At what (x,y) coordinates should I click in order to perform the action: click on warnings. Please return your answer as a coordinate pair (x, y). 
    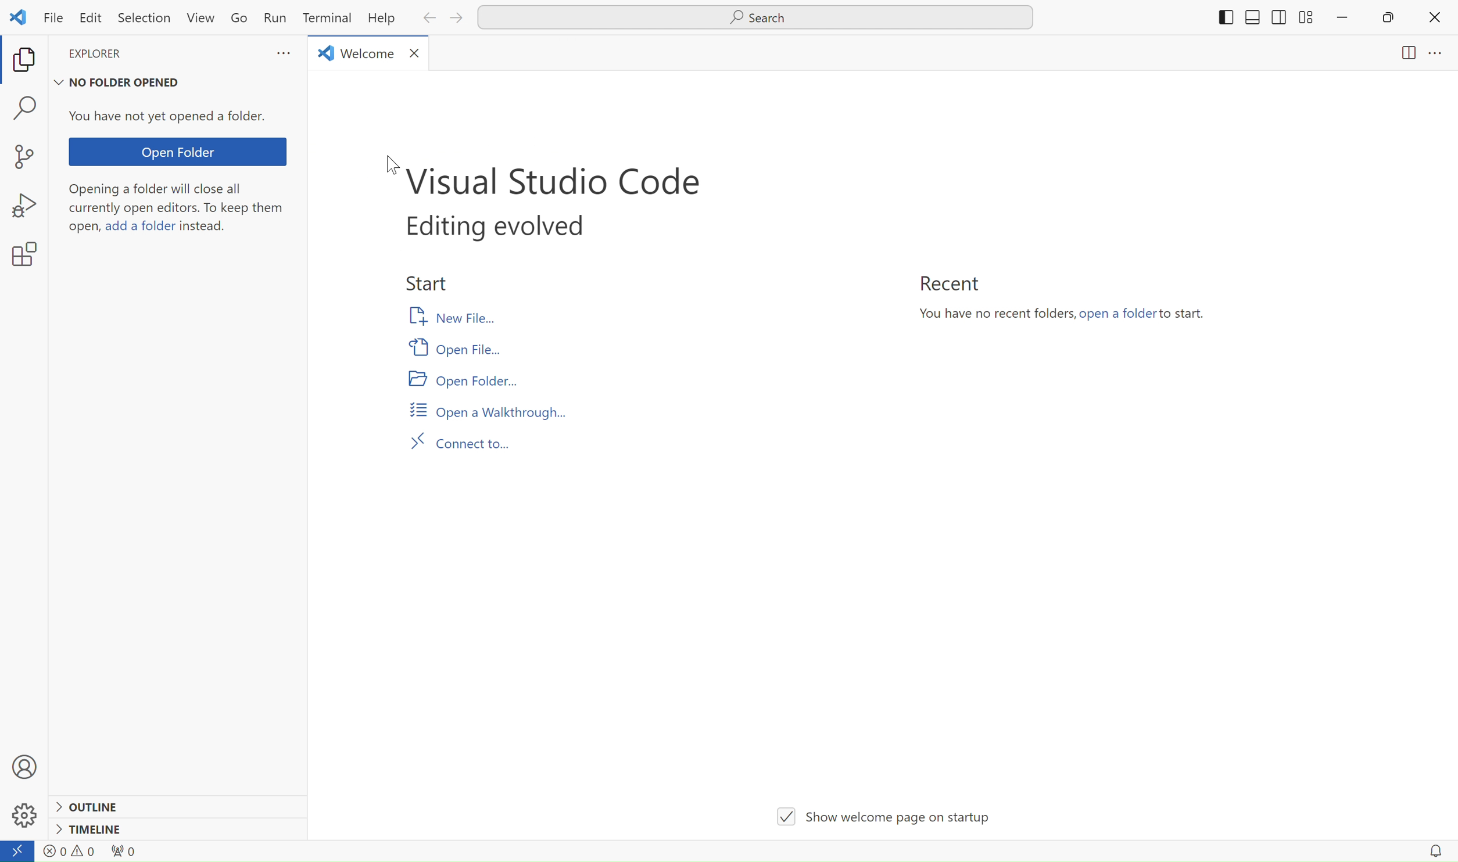
    Looking at the image, I should click on (94, 852).